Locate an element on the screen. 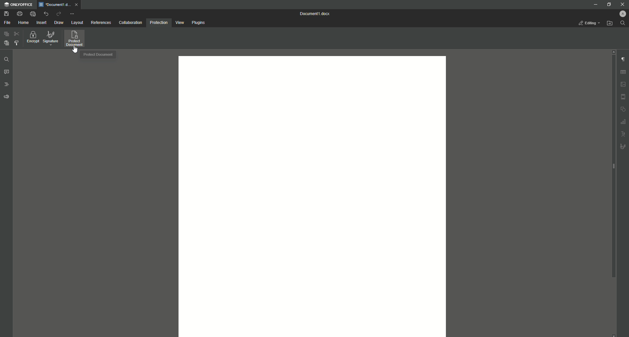 The width and height of the screenshot is (629, 337). Save is located at coordinates (6, 13).